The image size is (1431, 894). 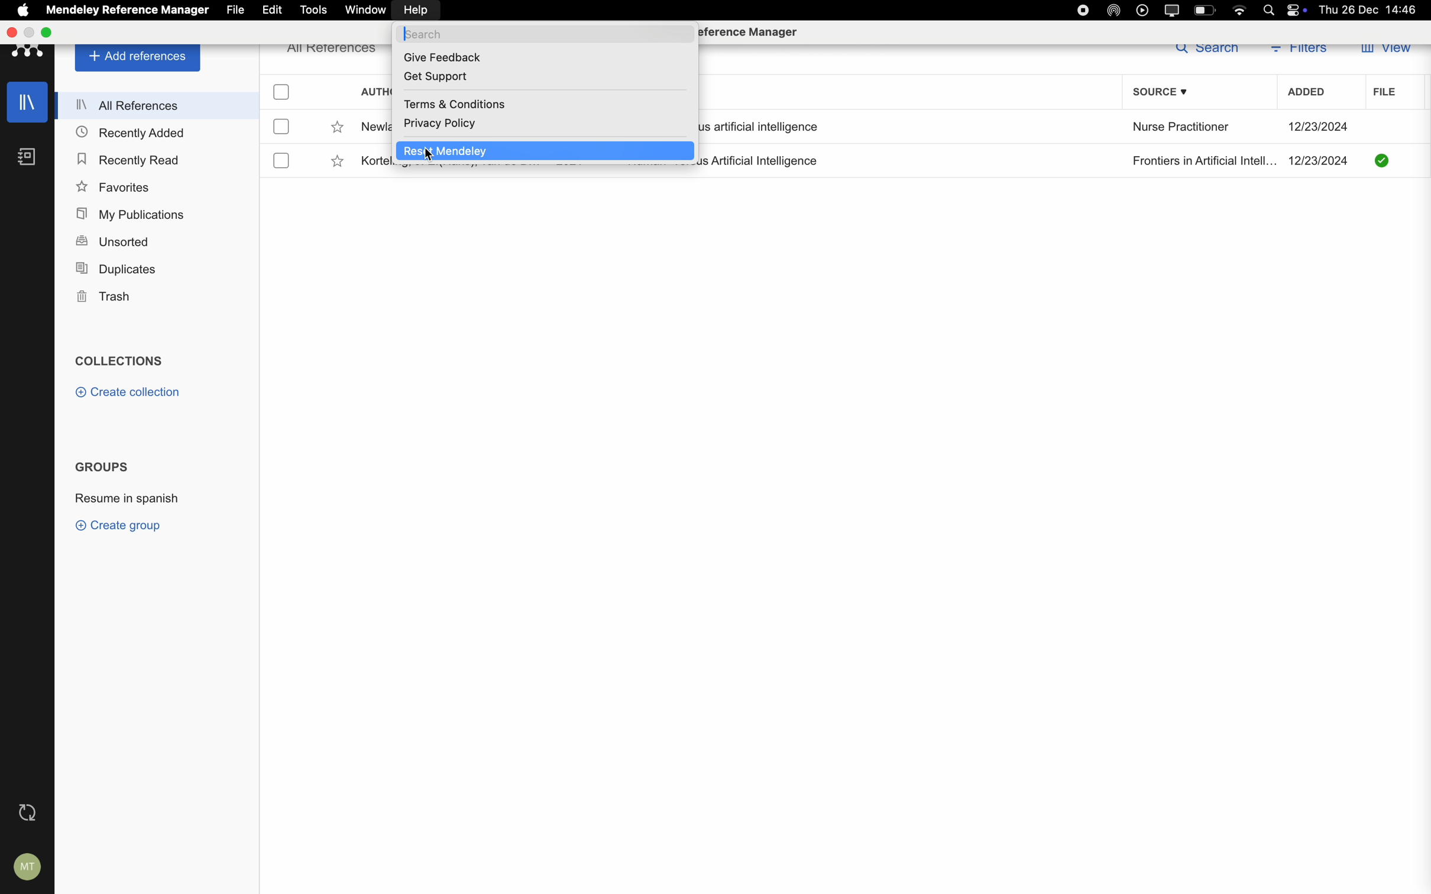 I want to click on notebooks icon, so click(x=30, y=158).